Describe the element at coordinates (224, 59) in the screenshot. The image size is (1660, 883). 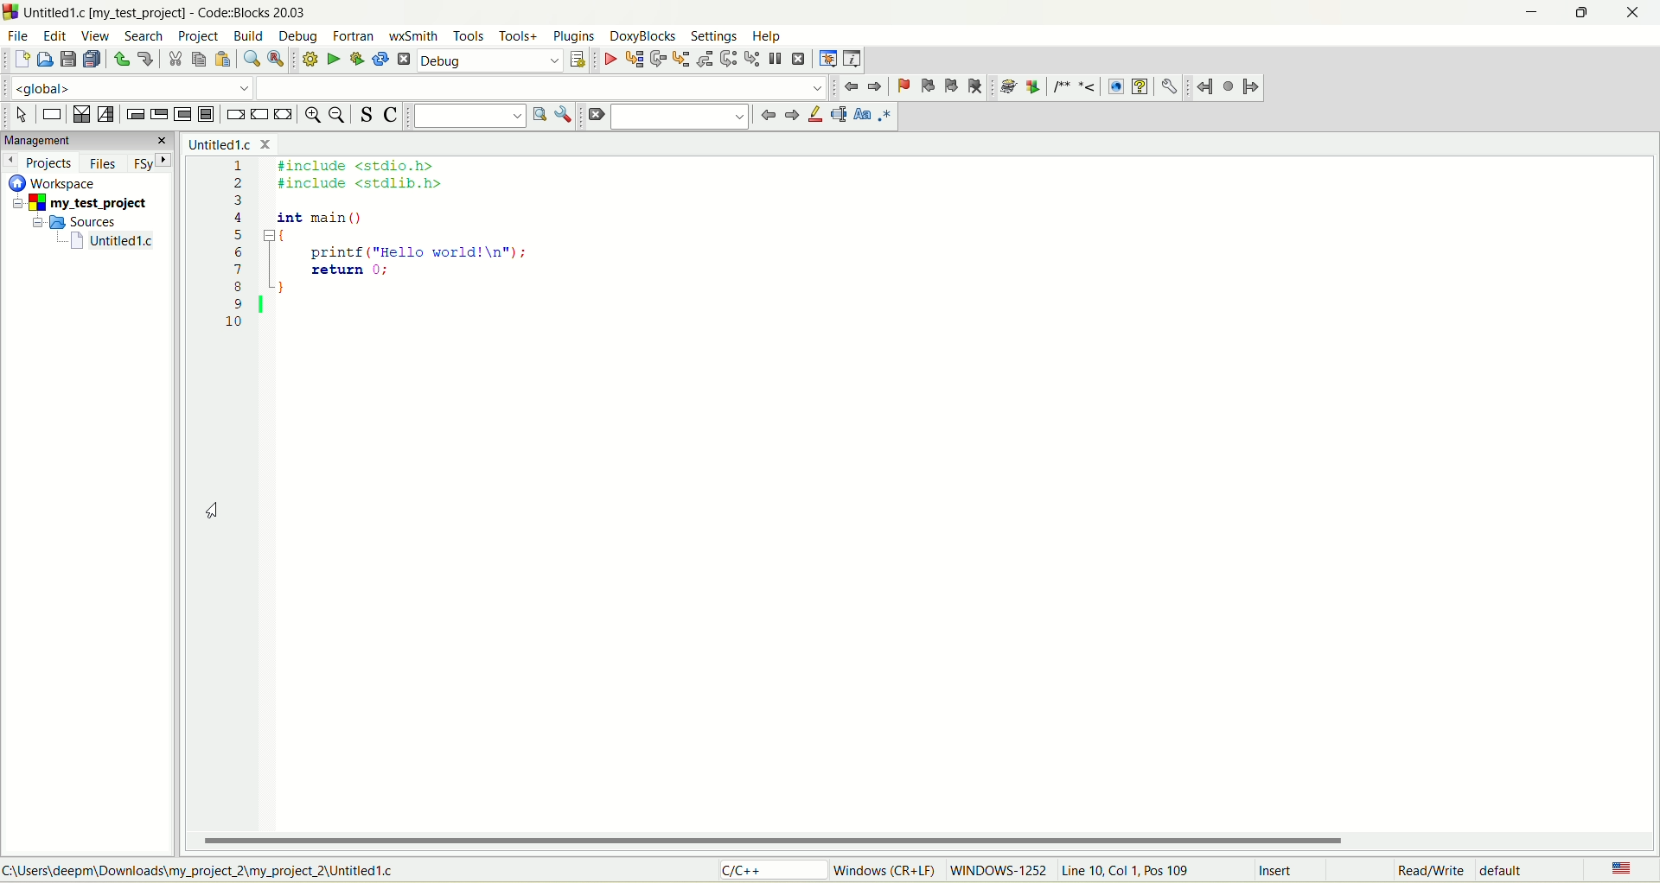
I see `paste` at that location.